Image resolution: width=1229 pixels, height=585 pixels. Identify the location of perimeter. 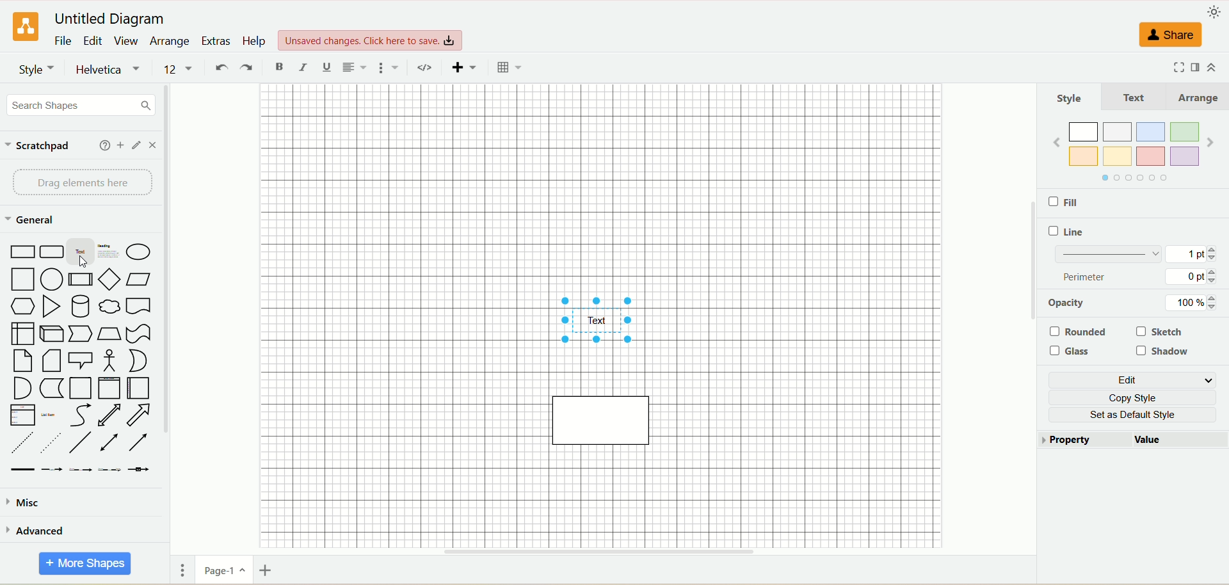
(1134, 276).